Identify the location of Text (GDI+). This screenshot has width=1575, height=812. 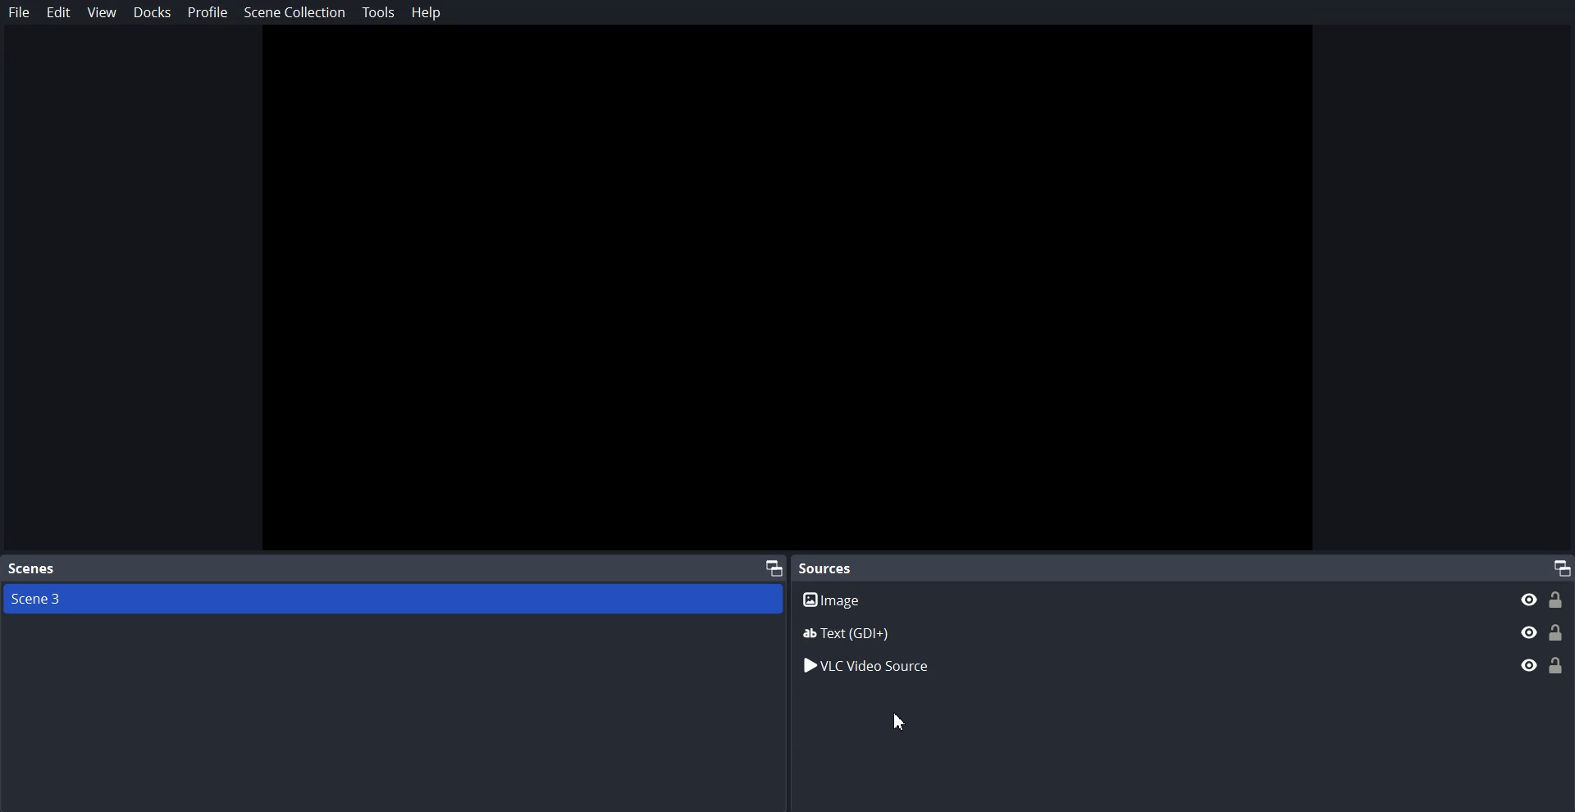
(1184, 632).